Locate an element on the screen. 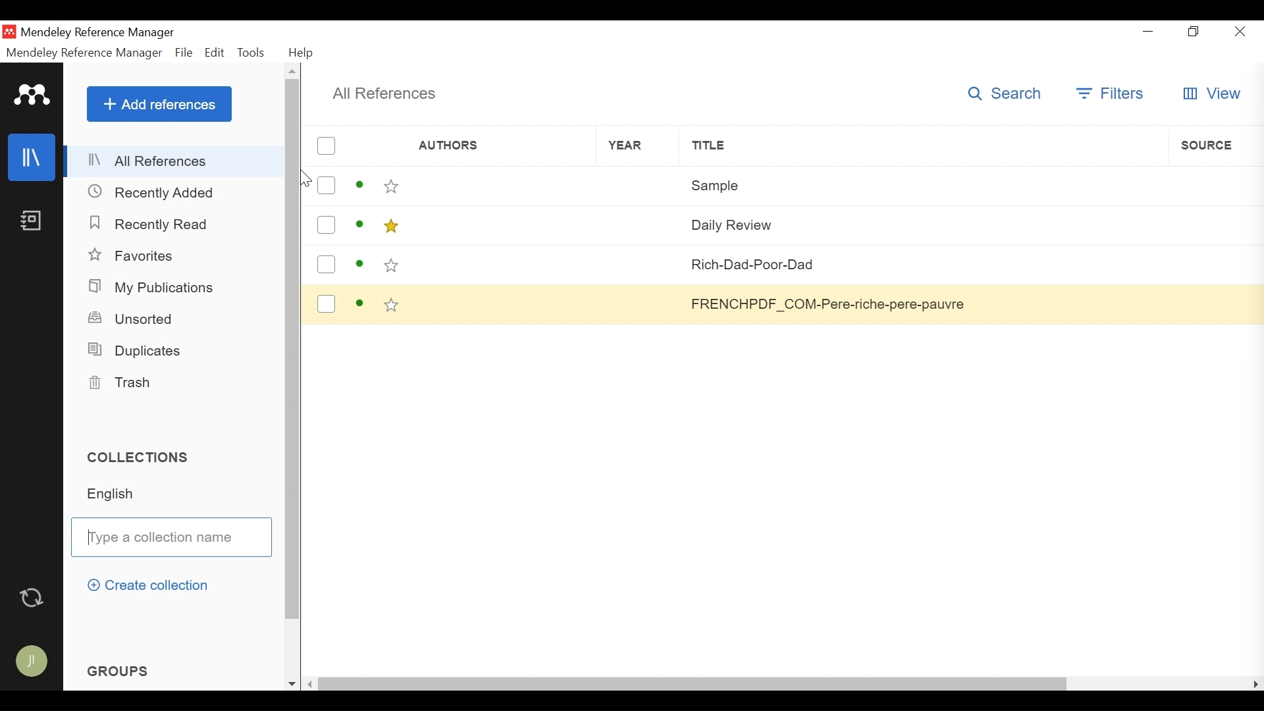 The width and height of the screenshot is (1264, 711). (un)select is located at coordinates (326, 186).